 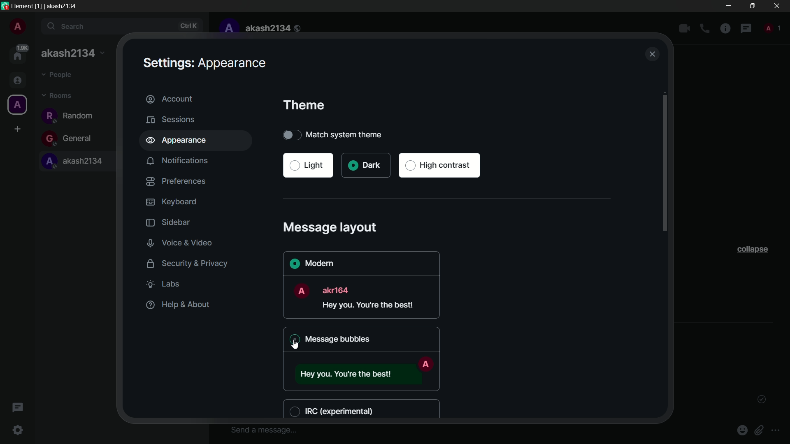 What do you see at coordinates (58, 6) in the screenshot?
I see `[1] | akash2134` at bounding box center [58, 6].